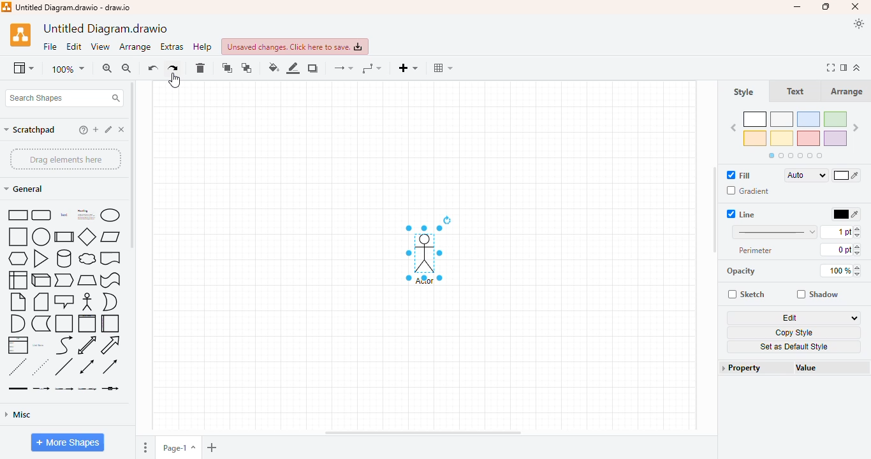 This screenshot has height=459, width=871. Describe the element at coordinates (847, 91) in the screenshot. I see `arrange` at that location.